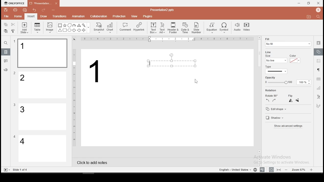 Image resolution: width=324 pixels, height=182 pixels. What do you see at coordinates (25, 10) in the screenshot?
I see `quick print` at bounding box center [25, 10].